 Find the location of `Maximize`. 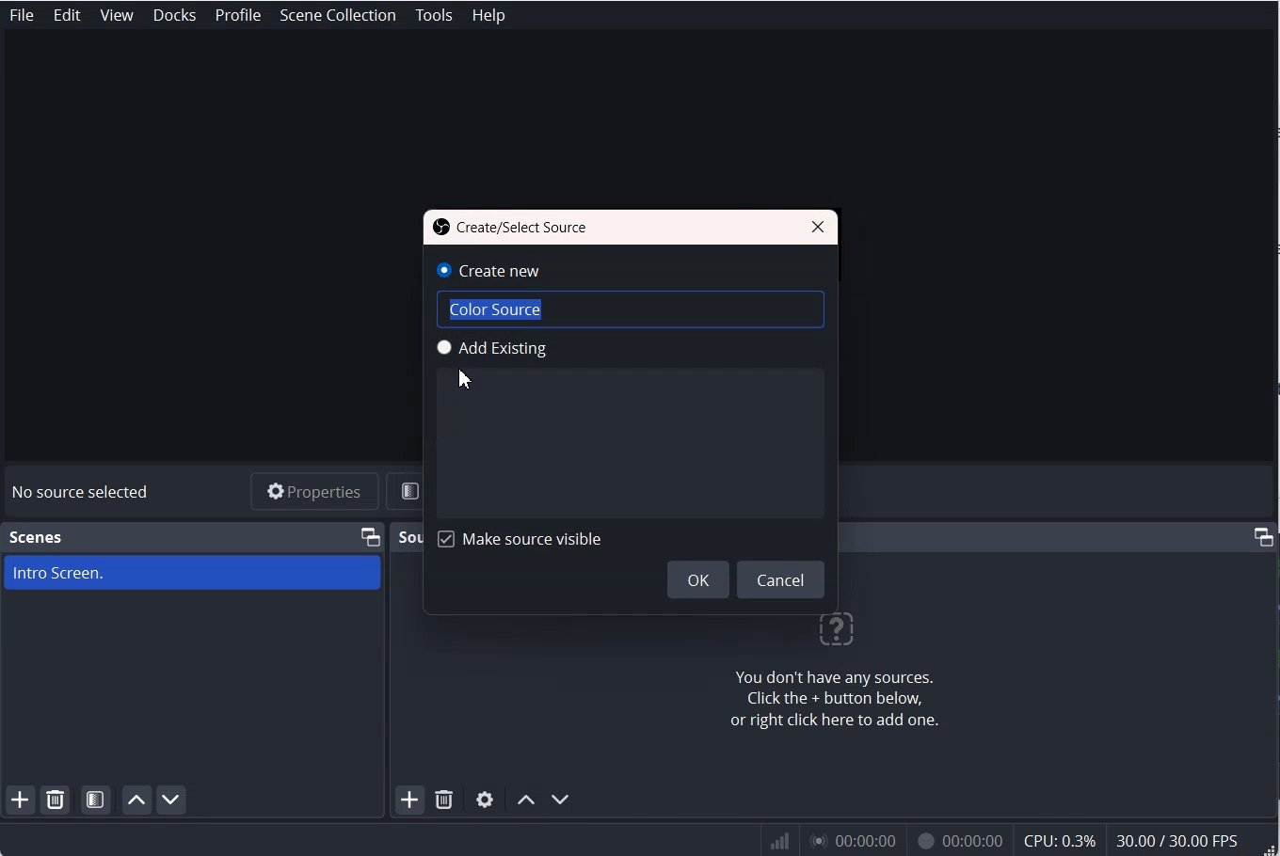

Maximize is located at coordinates (370, 535).